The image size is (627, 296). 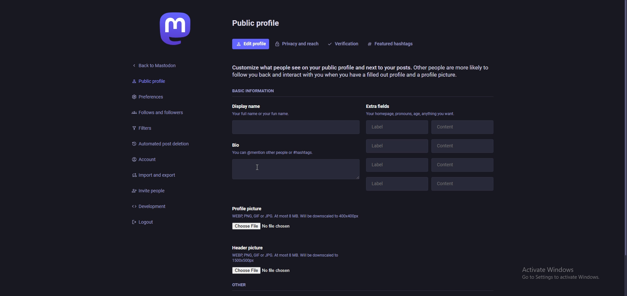 I want to click on mastodon, so click(x=177, y=28).